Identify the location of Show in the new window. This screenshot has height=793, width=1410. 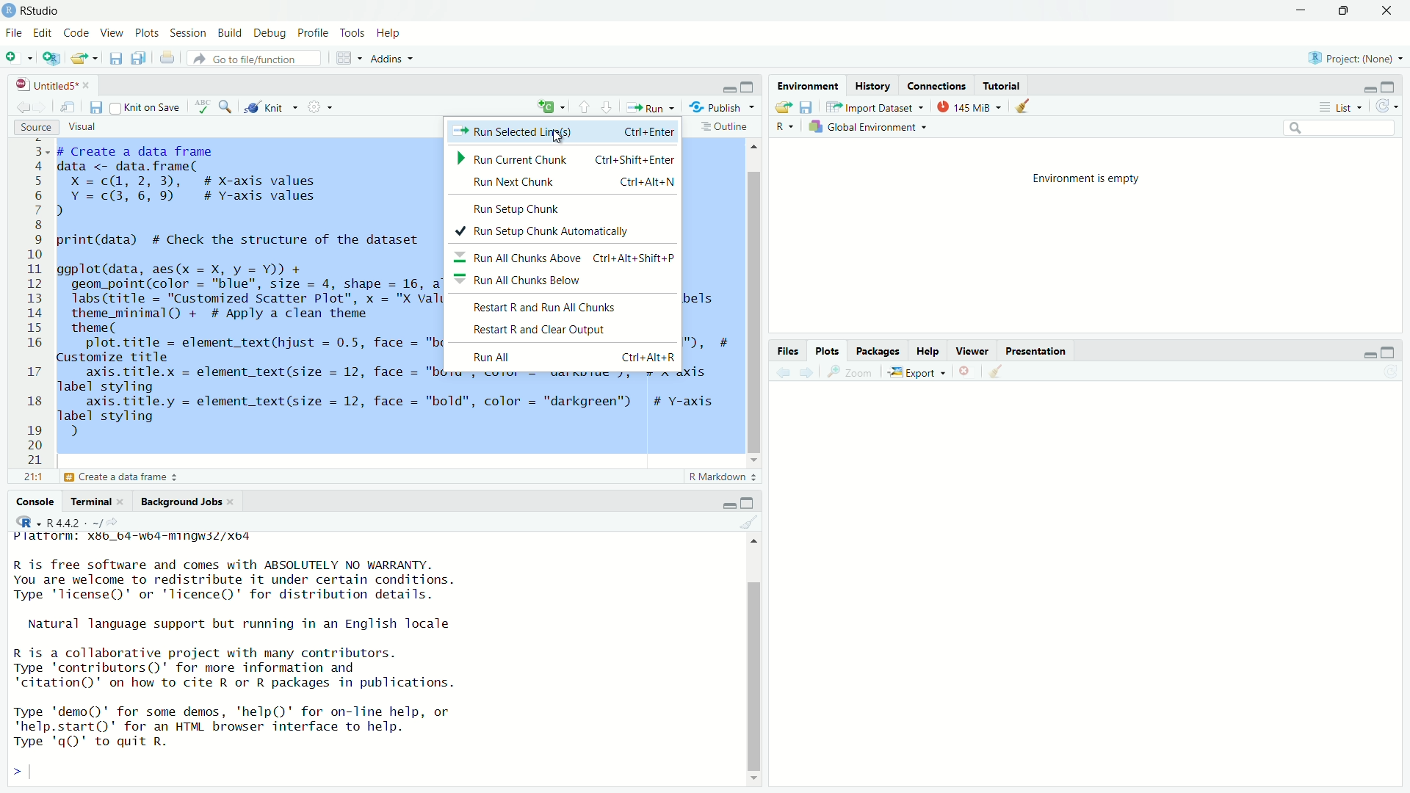
(69, 111).